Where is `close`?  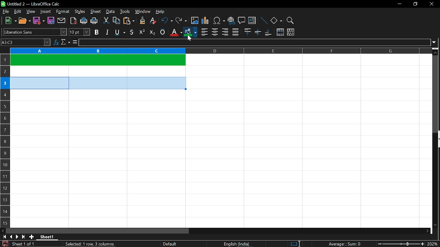 close is located at coordinates (432, 4).